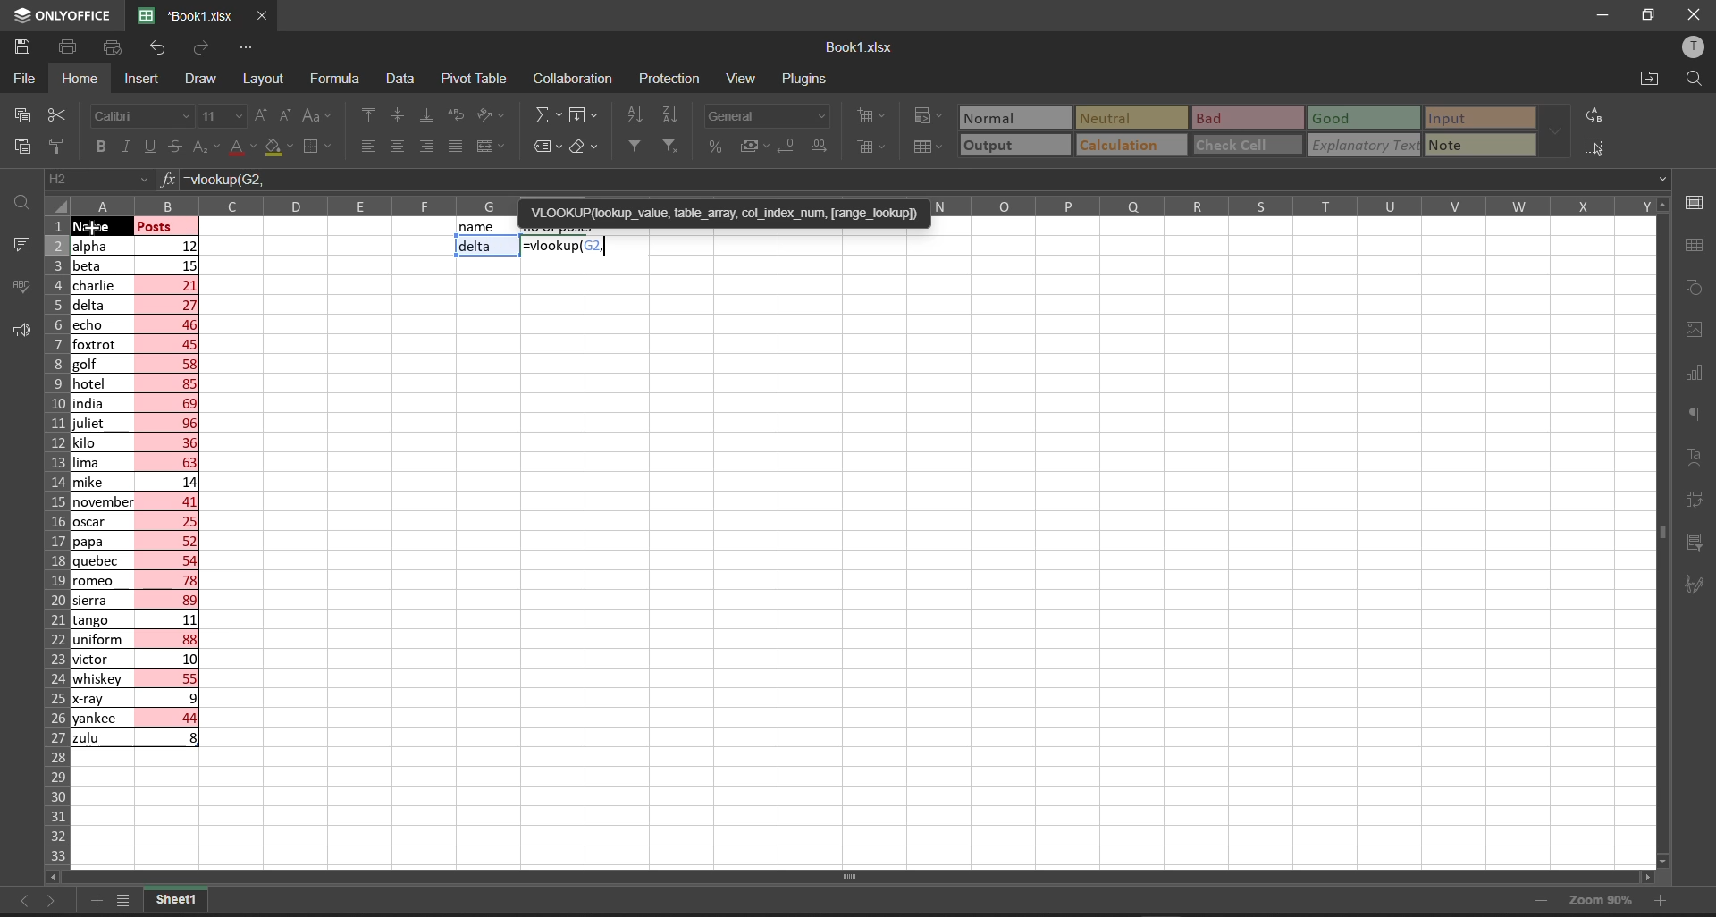  What do you see at coordinates (140, 114) in the screenshot?
I see `font` at bounding box center [140, 114].